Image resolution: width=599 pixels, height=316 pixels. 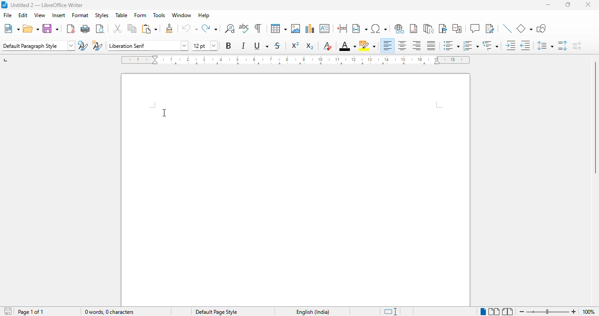 I want to click on toggle ordered list, so click(x=471, y=46).